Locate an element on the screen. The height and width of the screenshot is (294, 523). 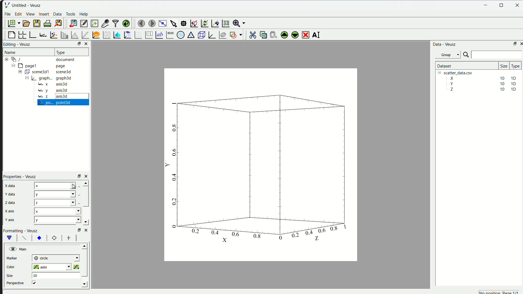
Polar Graph is located at coordinates (180, 35).